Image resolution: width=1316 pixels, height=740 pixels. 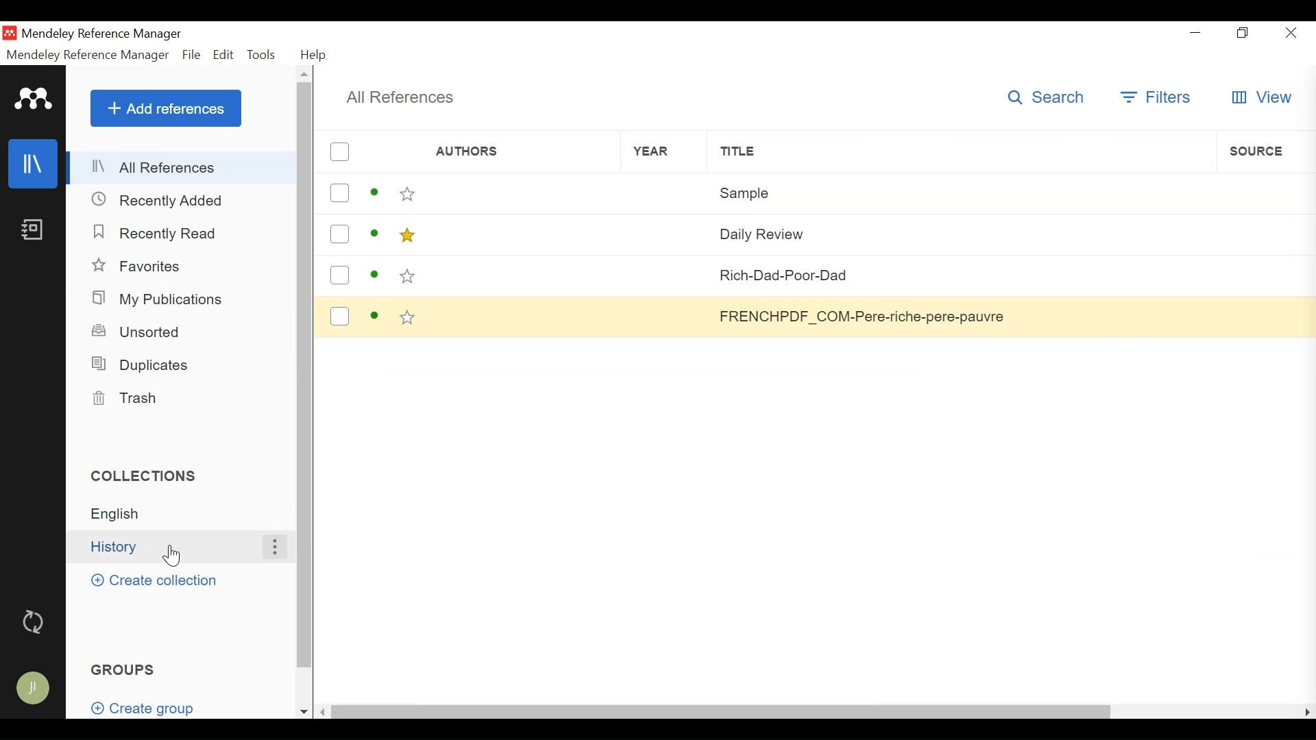 What do you see at coordinates (1262, 232) in the screenshot?
I see `Source` at bounding box center [1262, 232].